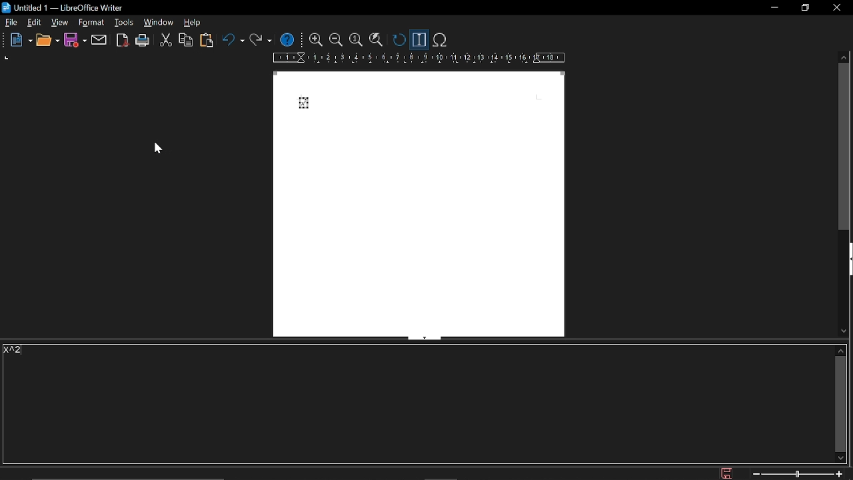 This screenshot has height=480, width=853. Describe the element at coordinates (841, 457) in the screenshot. I see `move down` at that location.